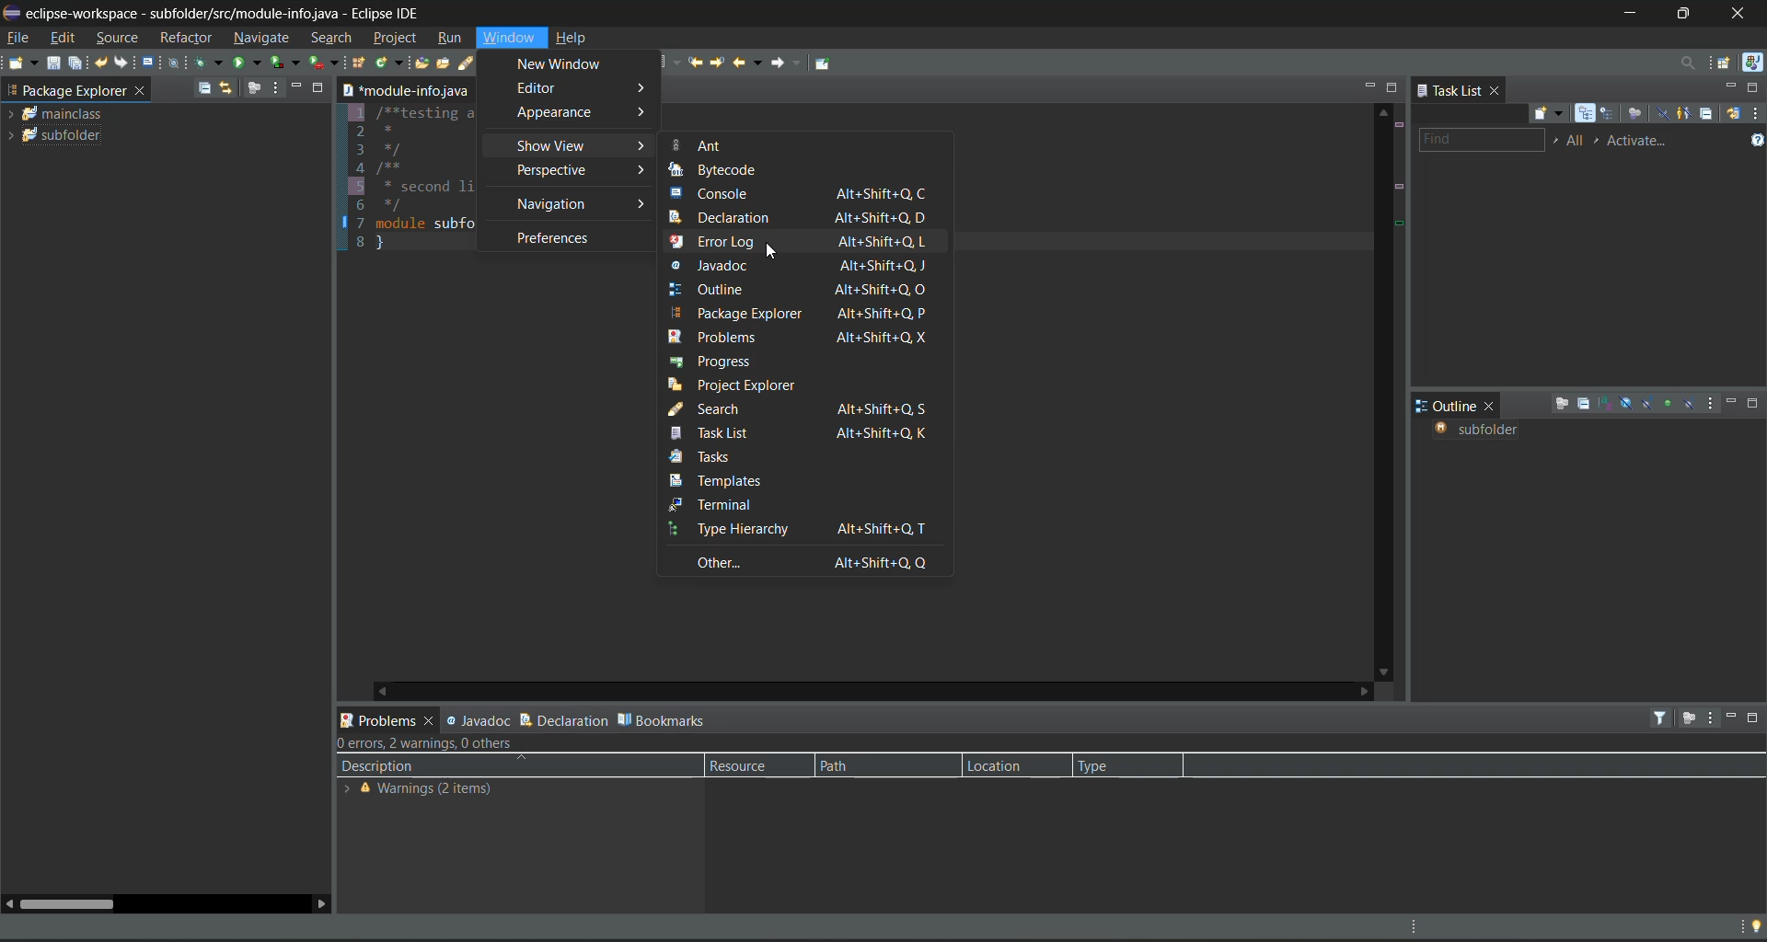 Image resolution: width=1767 pixels, height=942 pixels. Describe the element at coordinates (381, 717) in the screenshot. I see `problems` at that location.